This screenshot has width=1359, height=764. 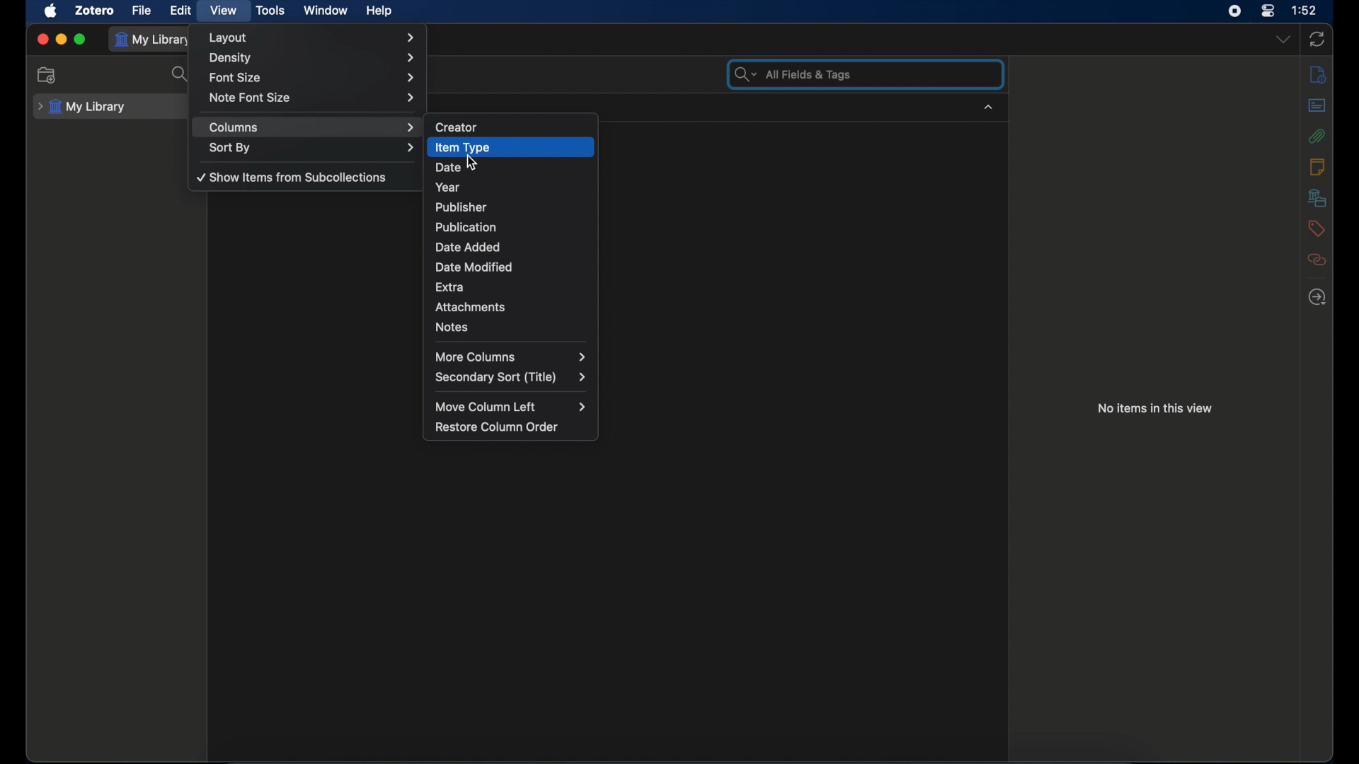 I want to click on notes, so click(x=452, y=327).